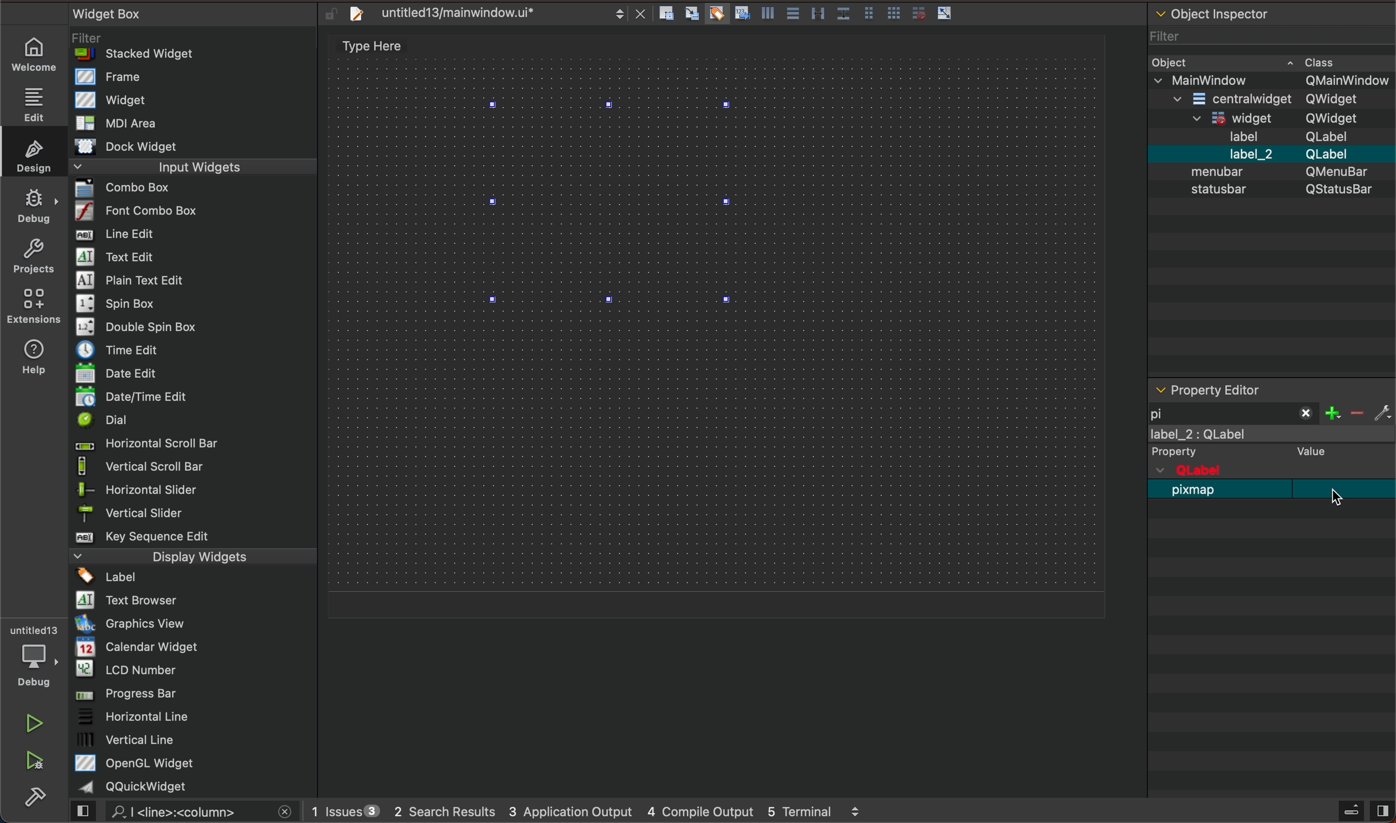 This screenshot has width=1396, height=823. What do you see at coordinates (1250, 389) in the screenshot?
I see `property editor` at bounding box center [1250, 389].